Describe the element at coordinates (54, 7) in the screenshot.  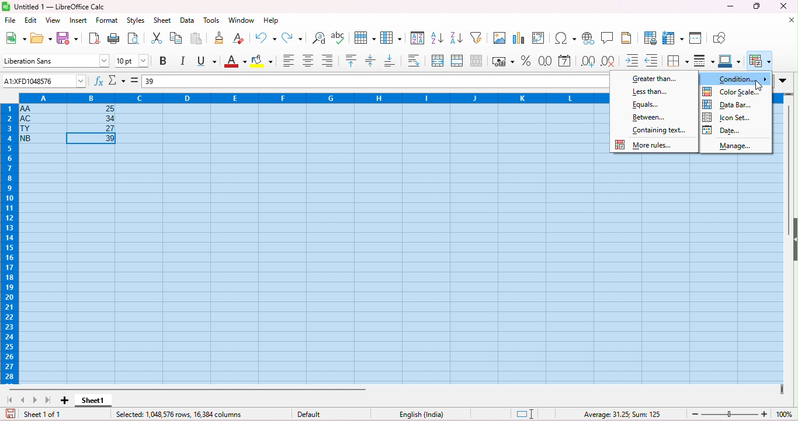
I see `title` at that location.